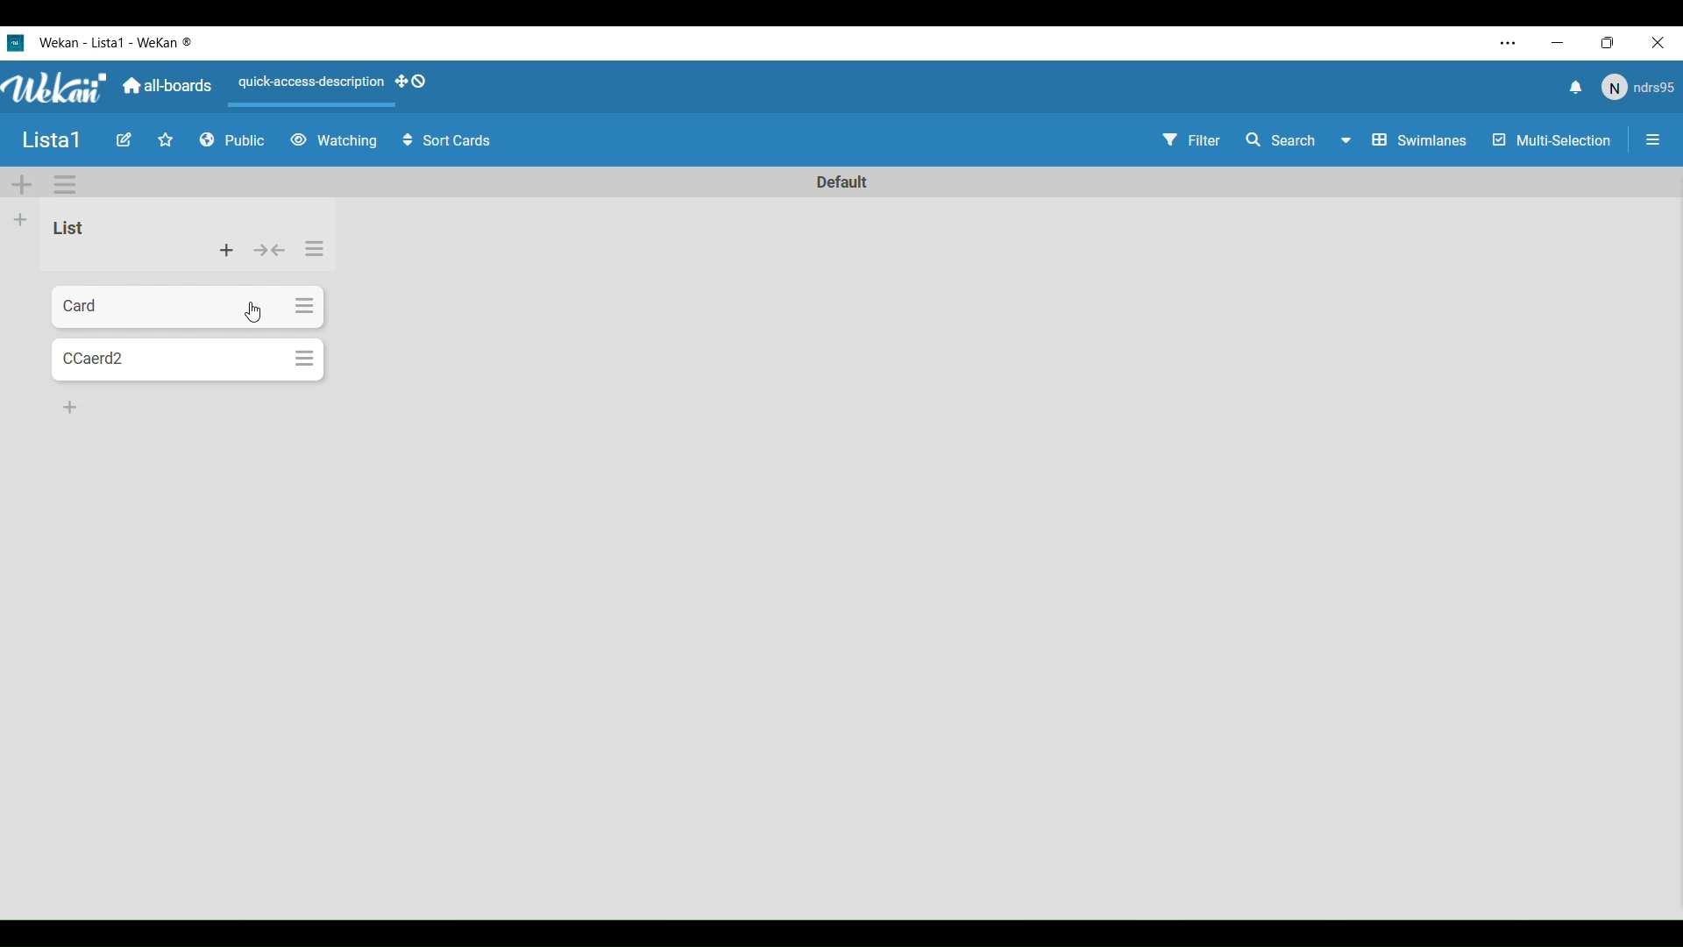  Describe the element at coordinates (333, 141) in the screenshot. I see `Watching` at that location.